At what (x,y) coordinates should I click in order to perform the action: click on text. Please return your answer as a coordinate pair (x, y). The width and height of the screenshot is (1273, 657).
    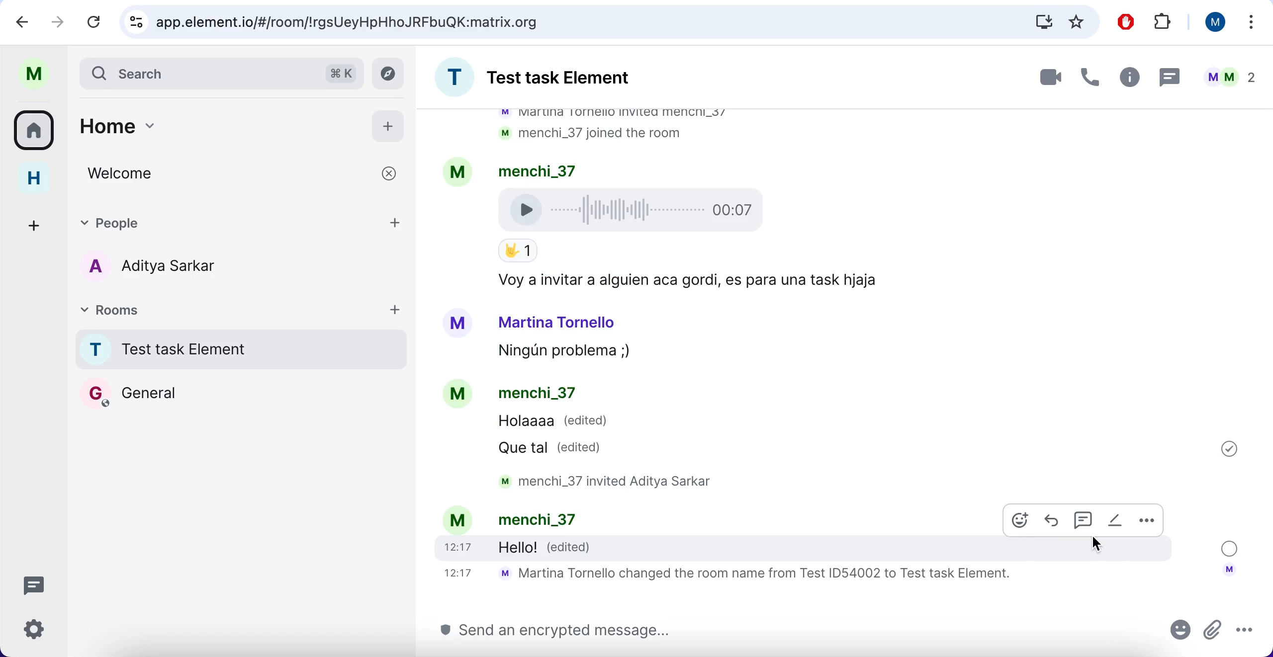
    Looking at the image, I should click on (751, 575).